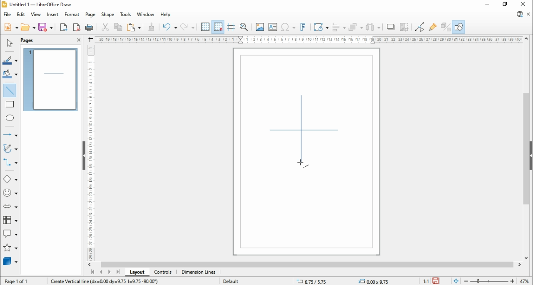 This screenshot has width=533, height=285. I want to click on align objects, so click(339, 27).